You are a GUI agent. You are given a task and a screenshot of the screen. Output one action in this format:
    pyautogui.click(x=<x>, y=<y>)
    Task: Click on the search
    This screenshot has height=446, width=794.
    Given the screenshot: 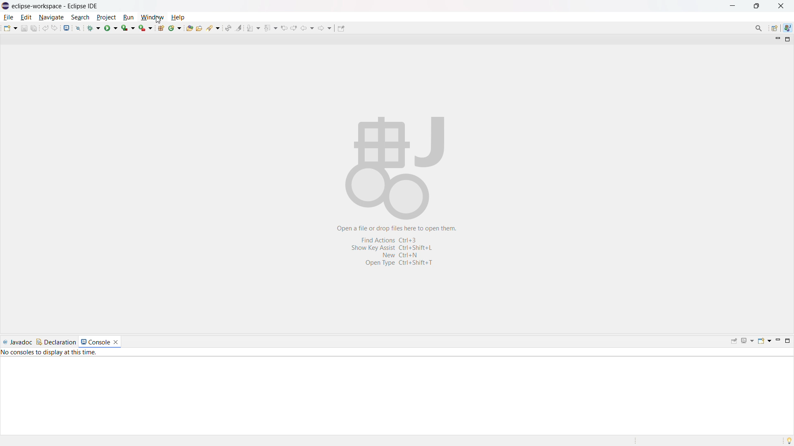 What is the action you would take?
    pyautogui.click(x=81, y=17)
    